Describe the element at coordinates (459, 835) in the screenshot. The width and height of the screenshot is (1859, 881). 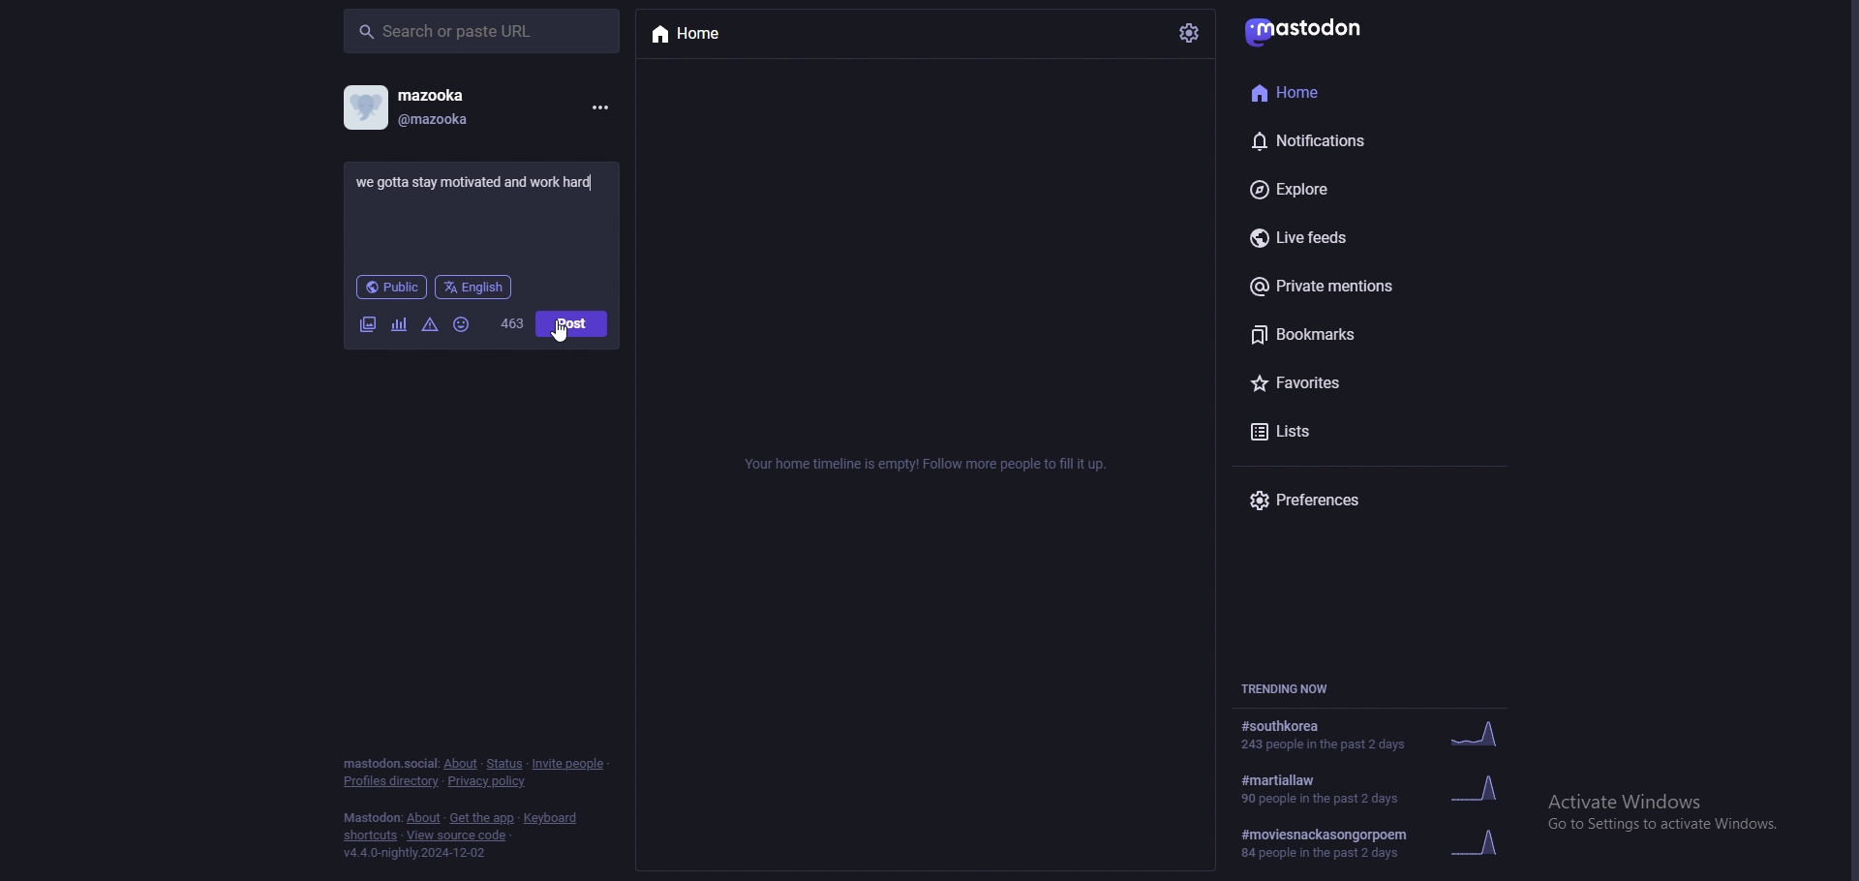
I see `view source code` at that location.